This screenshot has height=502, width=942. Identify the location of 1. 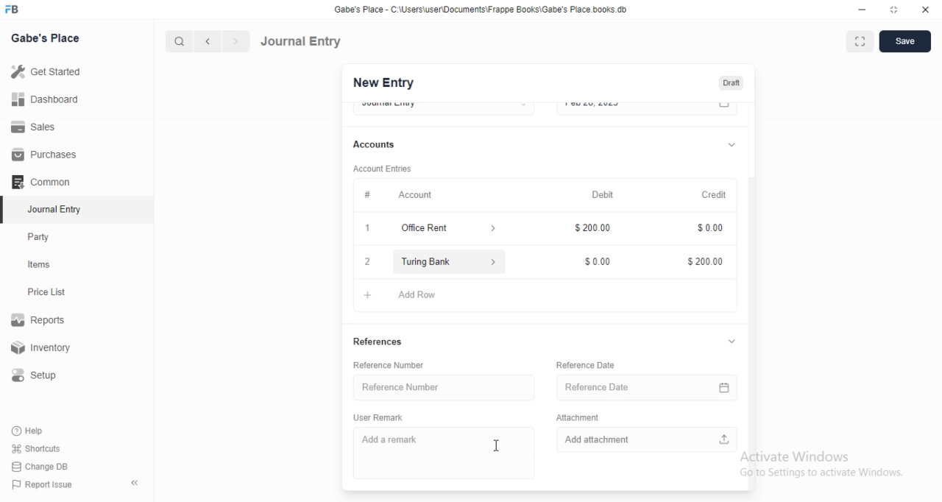
(366, 226).